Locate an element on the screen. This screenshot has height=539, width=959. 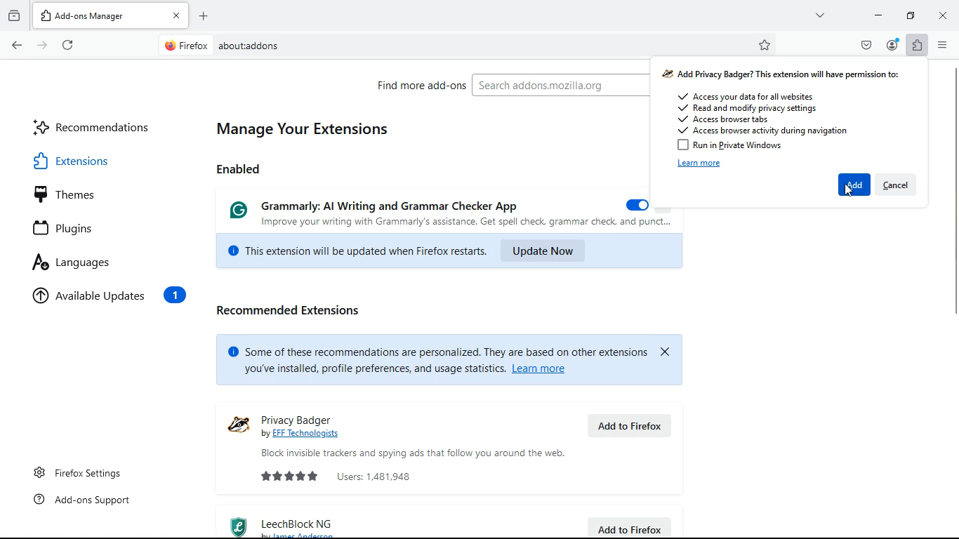
Grammarly logo is located at coordinates (236, 212).